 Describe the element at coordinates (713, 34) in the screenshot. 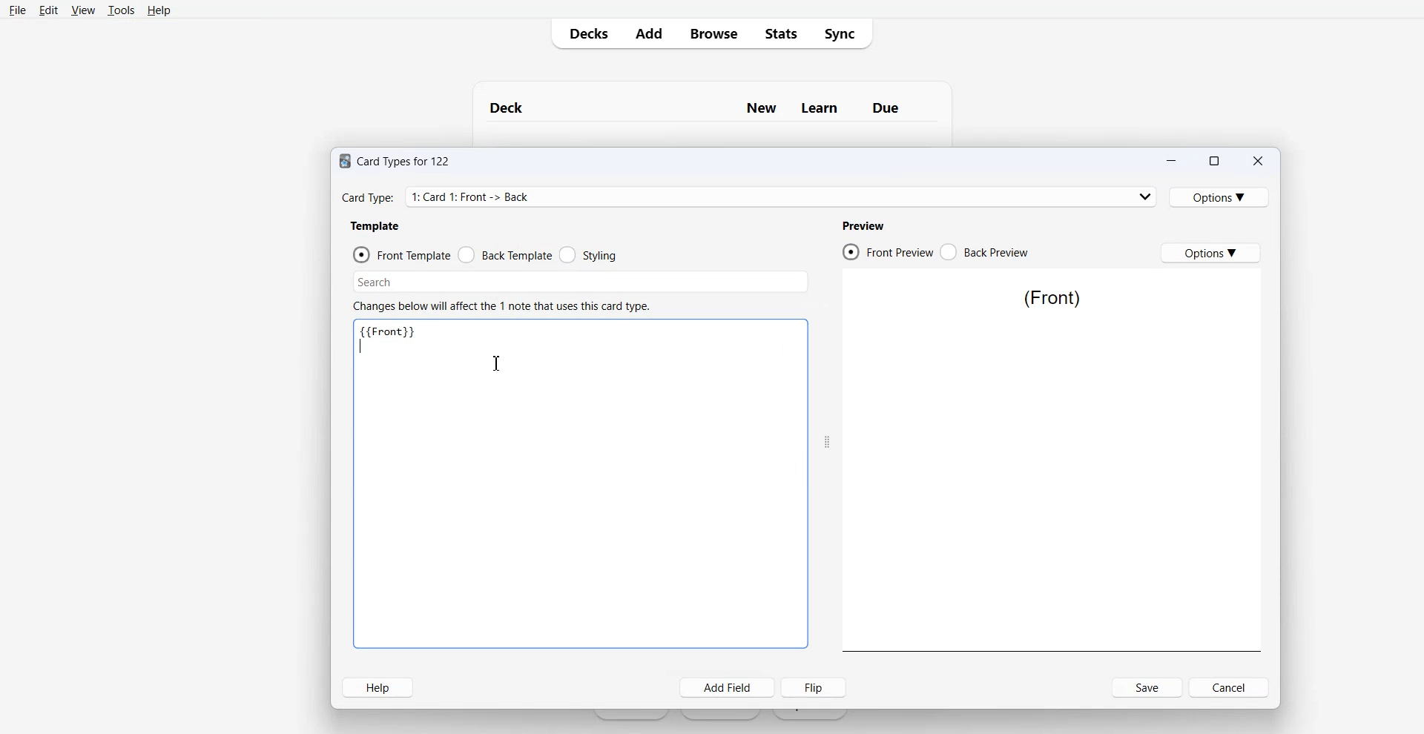

I see `Browser` at that location.